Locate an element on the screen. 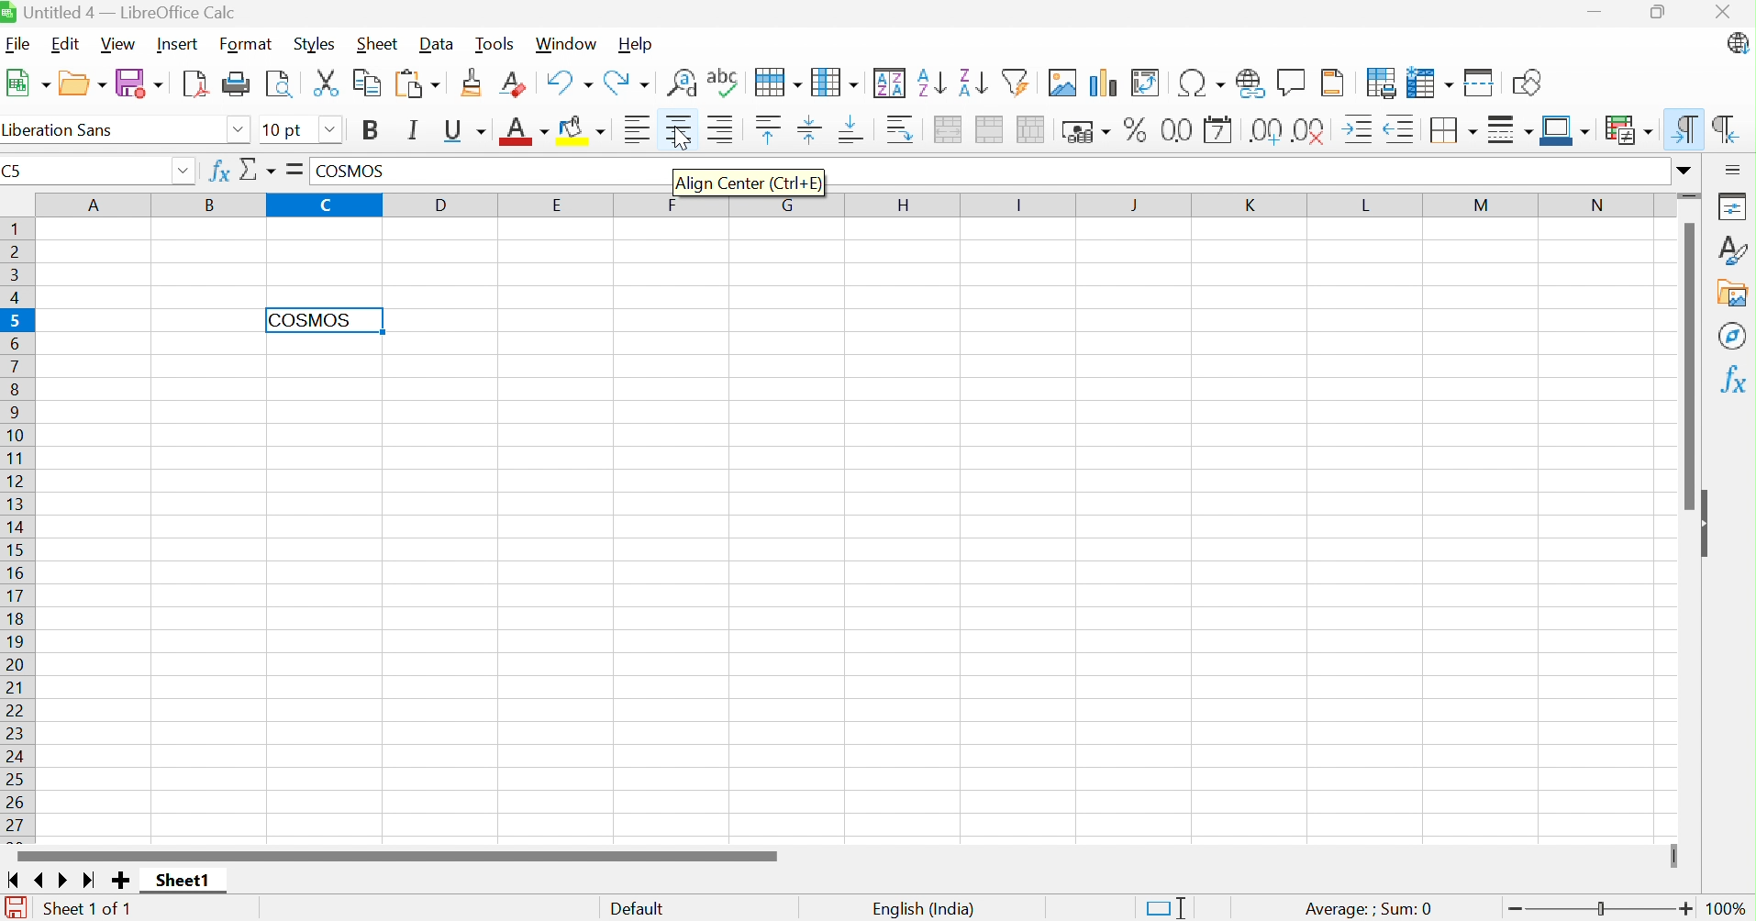 Image resolution: width=1756 pixels, height=921 pixels. Insert or Edit Pivot Table is located at coordinates (1147, 83).